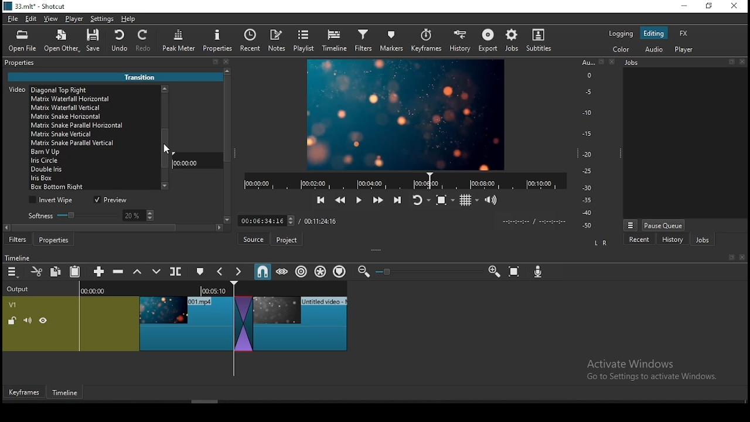 This screenshot has height=422, width=750. Describe the element at coordinates (339, 199) in the screenshot. I see `play quickly backward` at that location.